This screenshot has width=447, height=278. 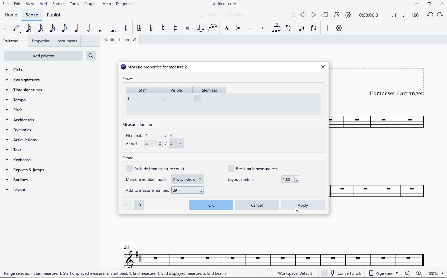 What do you see at coordinates (348, 15) in the screenshot?
I see `PLAYBACK SETTINGS` at bounding box center [348, 15].